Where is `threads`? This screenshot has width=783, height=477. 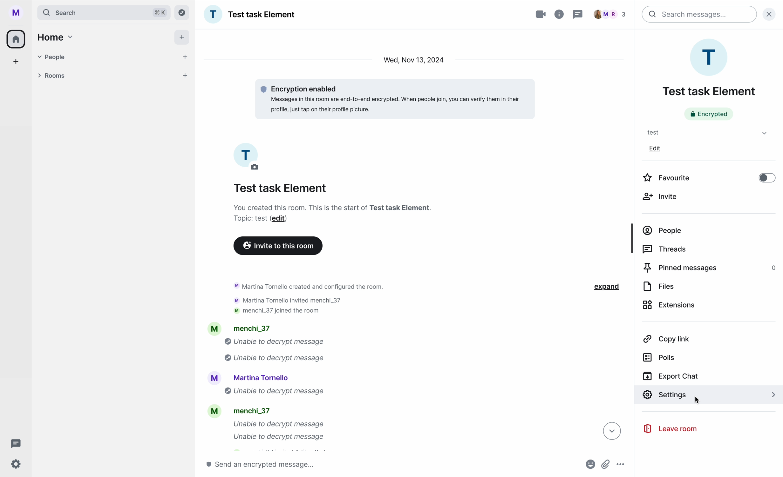
threads is located at coordinates (578, 14).